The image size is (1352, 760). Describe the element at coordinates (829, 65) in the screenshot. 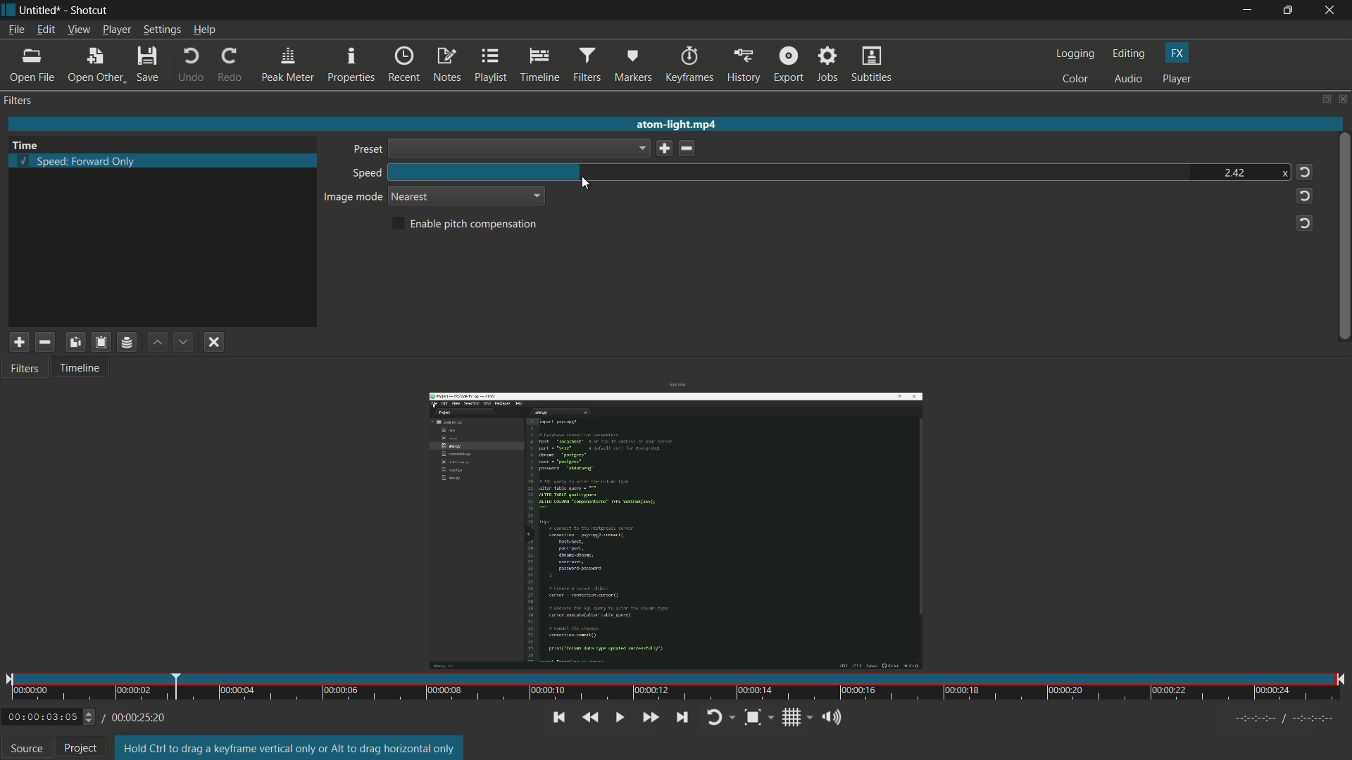

I see `jobs` at that location.